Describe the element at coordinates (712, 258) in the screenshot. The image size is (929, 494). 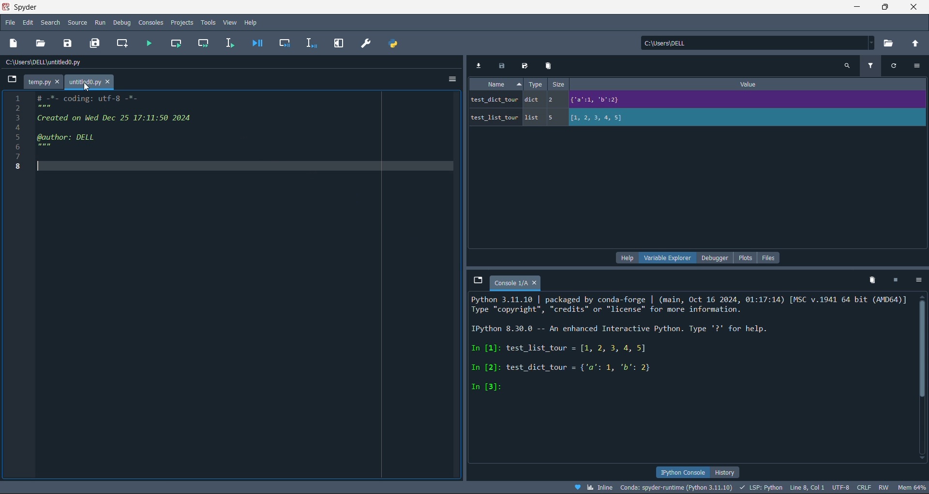
I see `debugger pane button` at that location.